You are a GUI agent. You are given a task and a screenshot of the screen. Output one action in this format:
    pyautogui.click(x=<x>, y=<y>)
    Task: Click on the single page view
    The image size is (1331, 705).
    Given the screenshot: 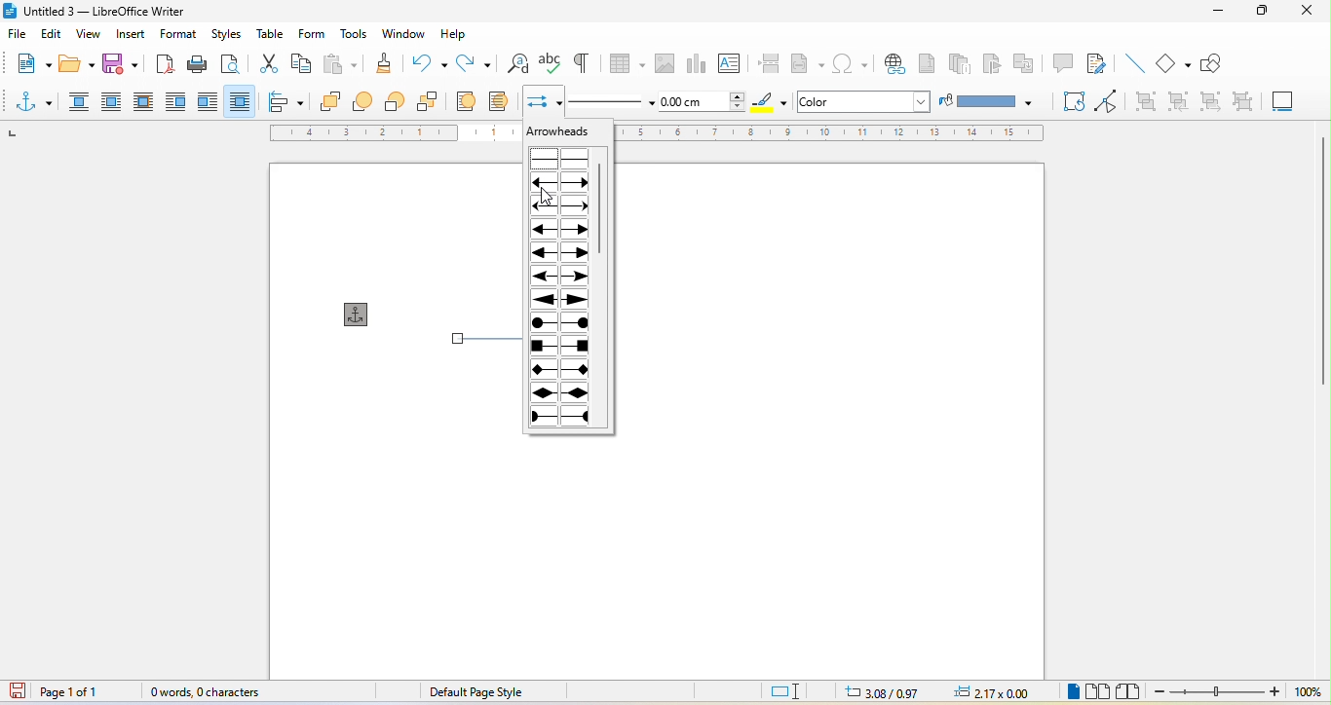 What is the action you would take?
    pyautogui.click(x=1070, y=693)
    